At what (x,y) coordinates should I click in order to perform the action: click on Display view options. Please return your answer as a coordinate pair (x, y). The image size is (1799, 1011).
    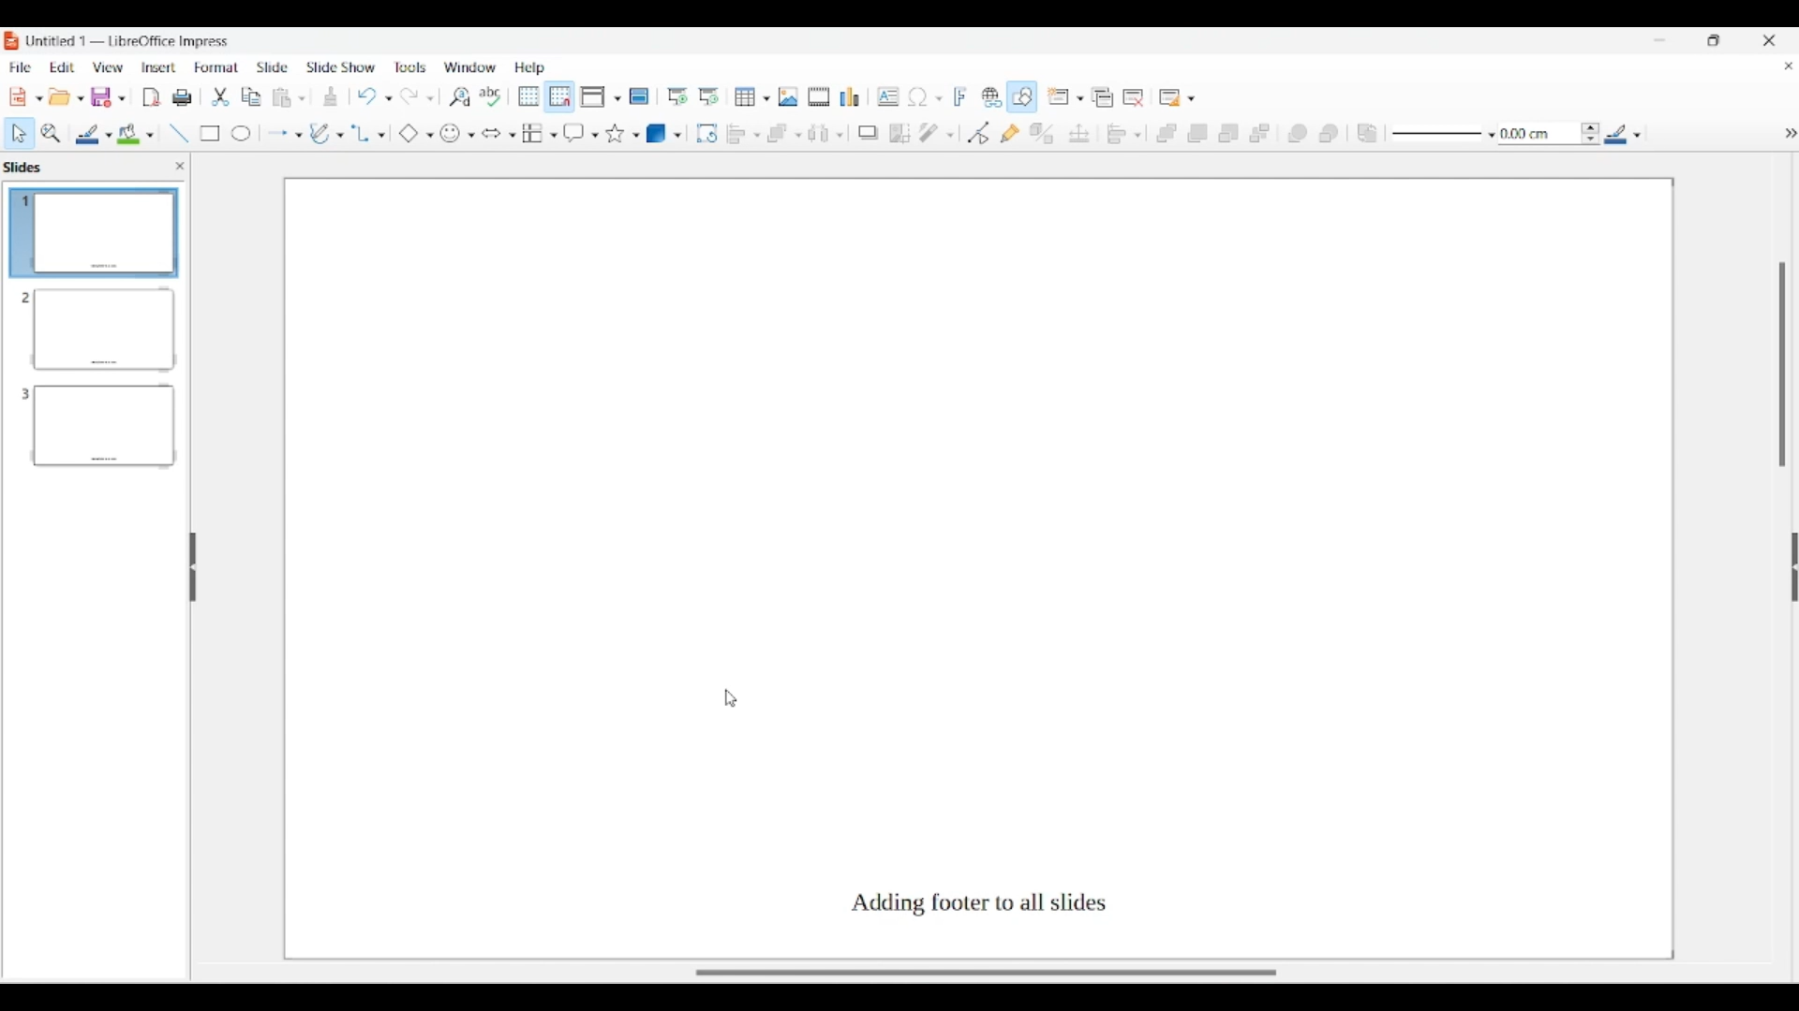
    Looking at the image, I should click on (602, 96).